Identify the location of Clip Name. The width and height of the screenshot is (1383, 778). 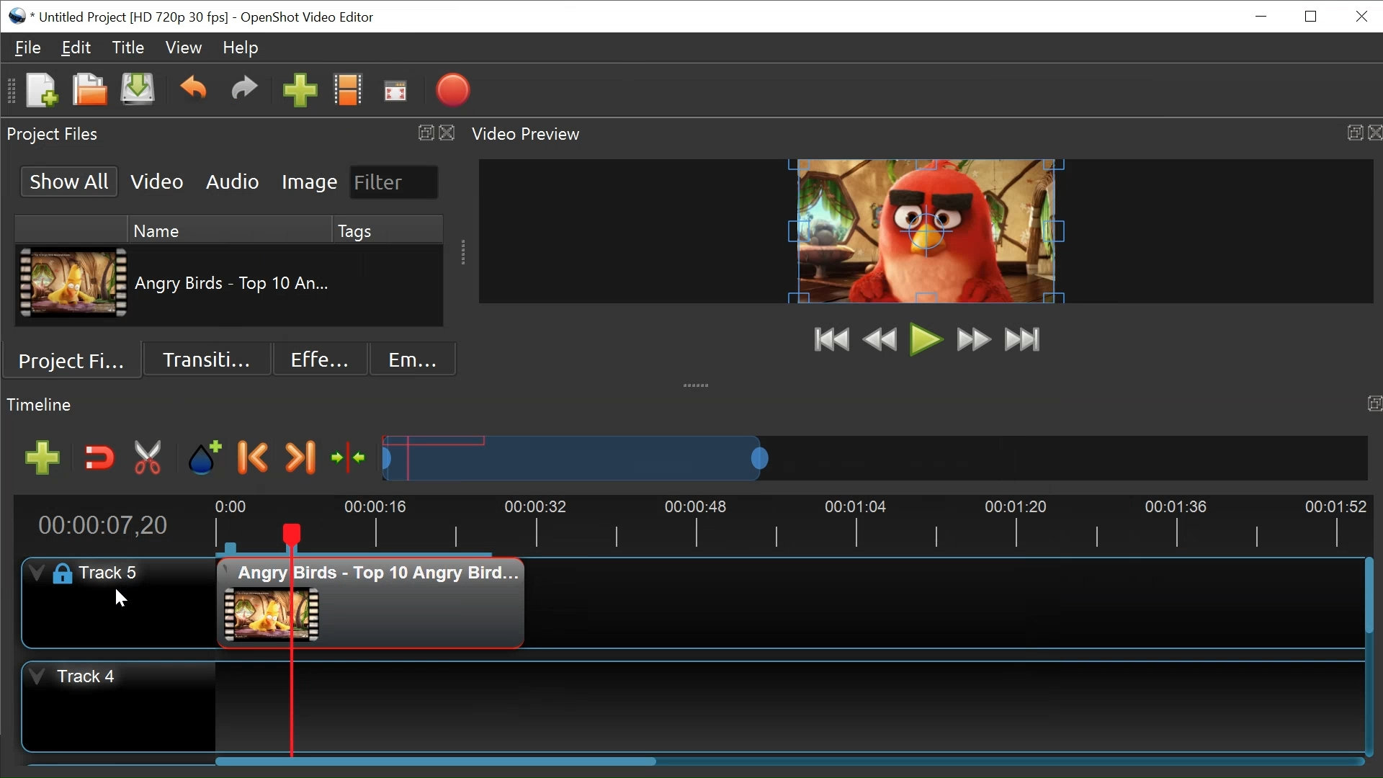
(233, 287).